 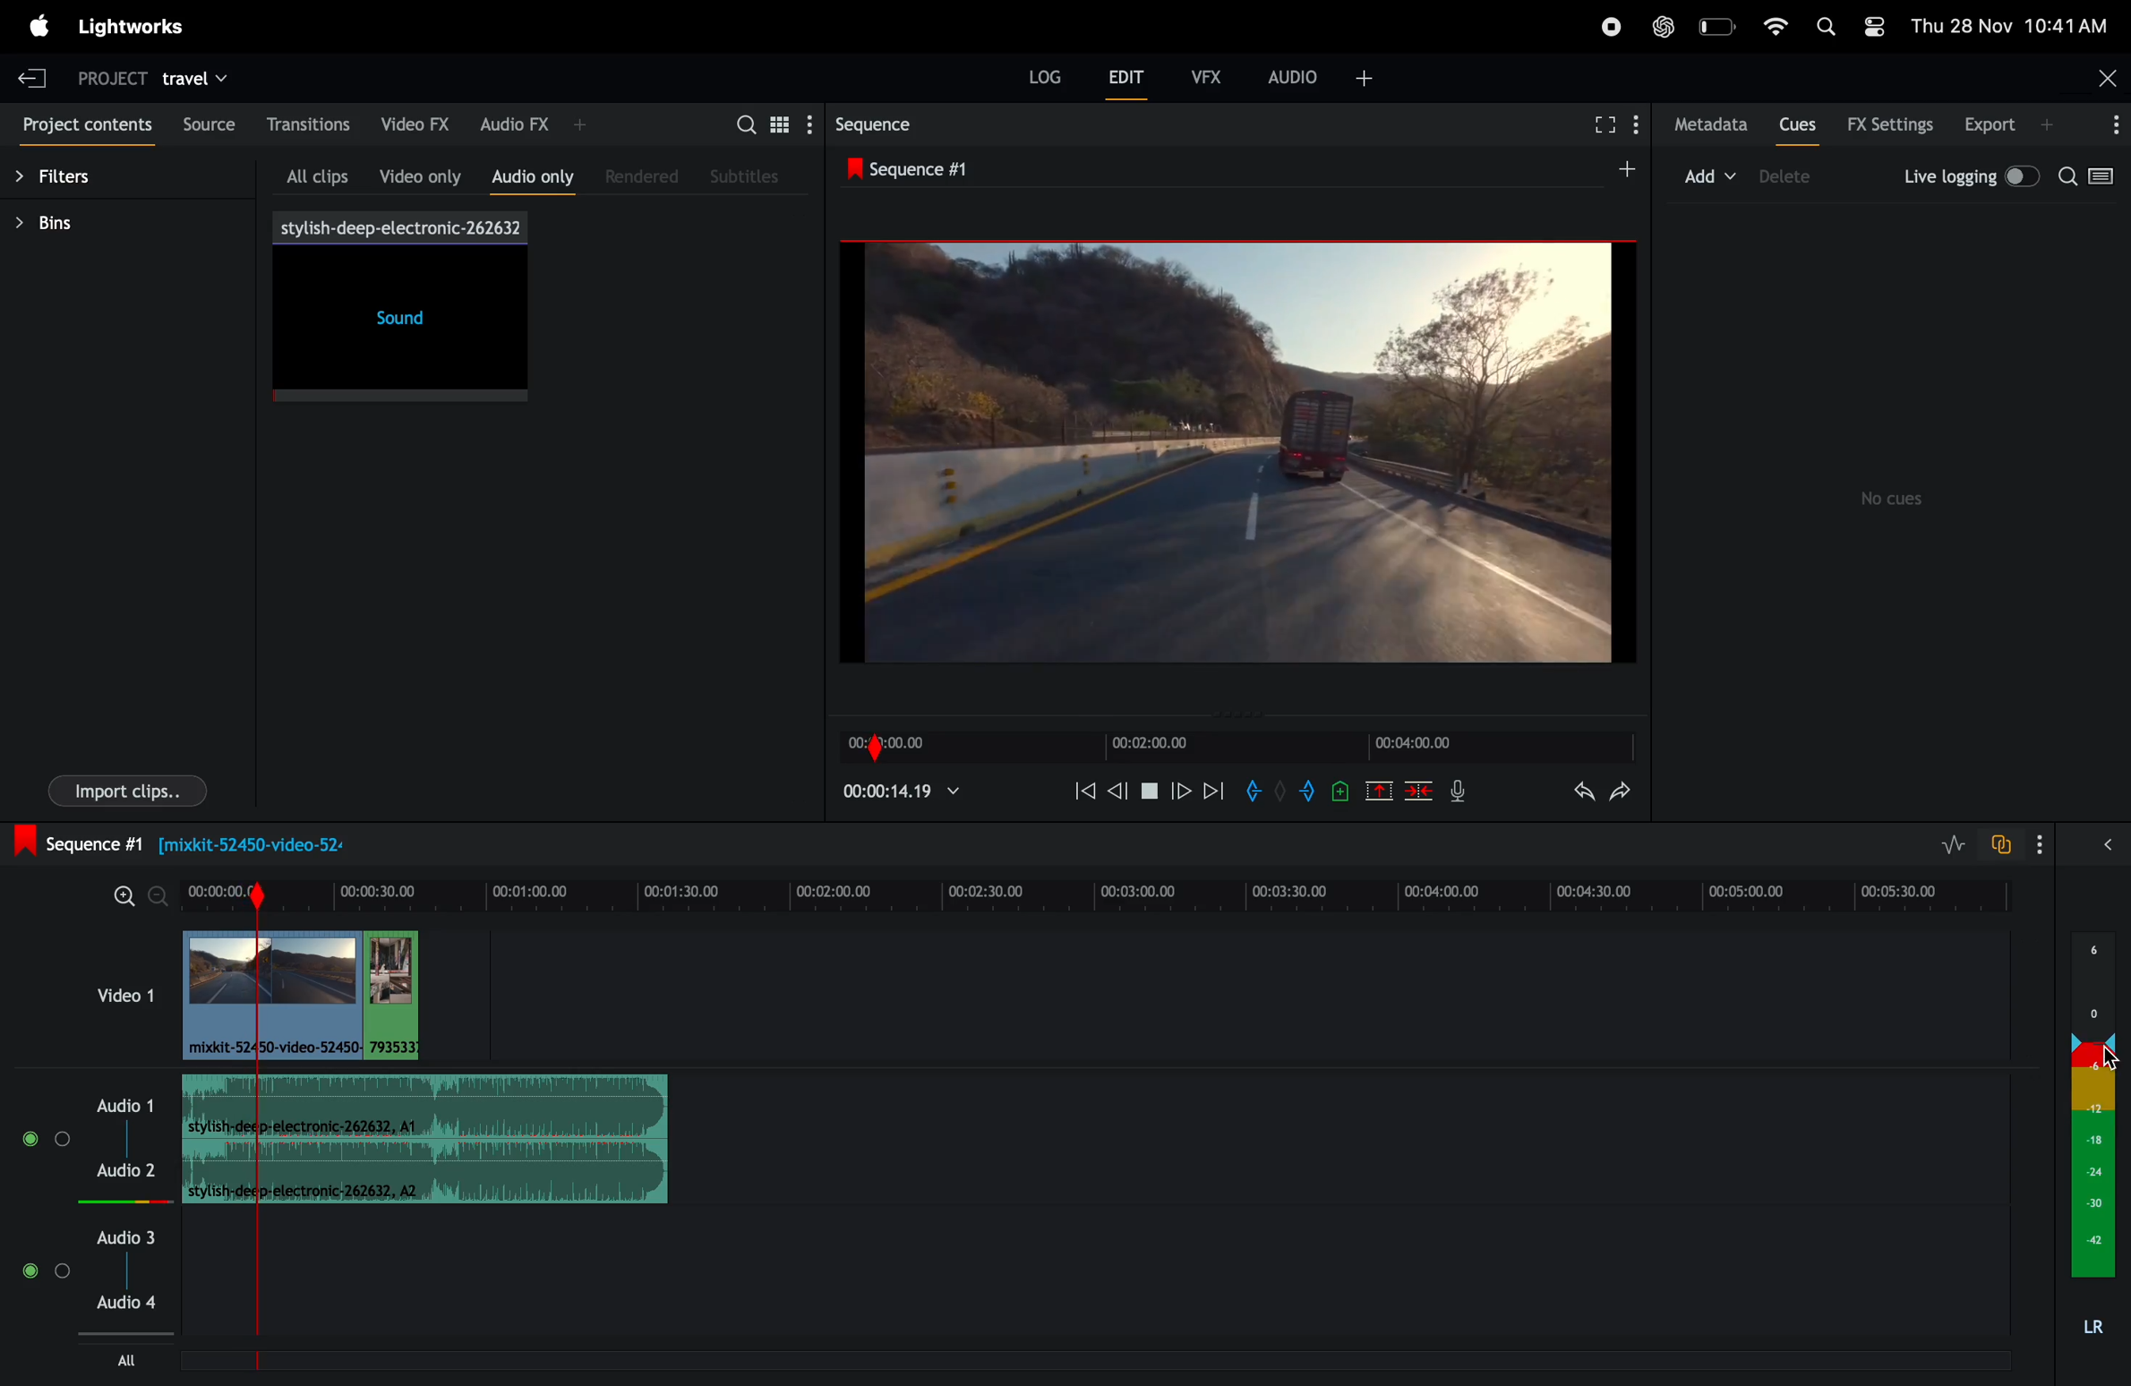 What do you see at coordinates (38, 1139) in the screenshot?
I see `Mute/Unmute track` at bounding box center [38, 1139].